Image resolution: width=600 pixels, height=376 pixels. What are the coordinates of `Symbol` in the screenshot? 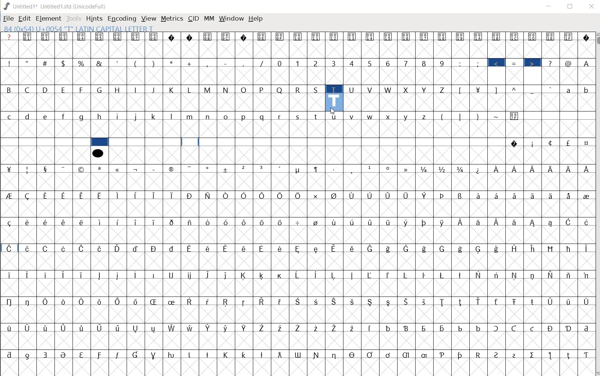 It's located at (64, 221).